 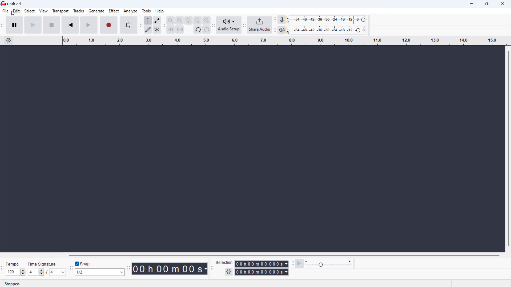 I want to click on Status: stopped, so click(x=13, y=284).